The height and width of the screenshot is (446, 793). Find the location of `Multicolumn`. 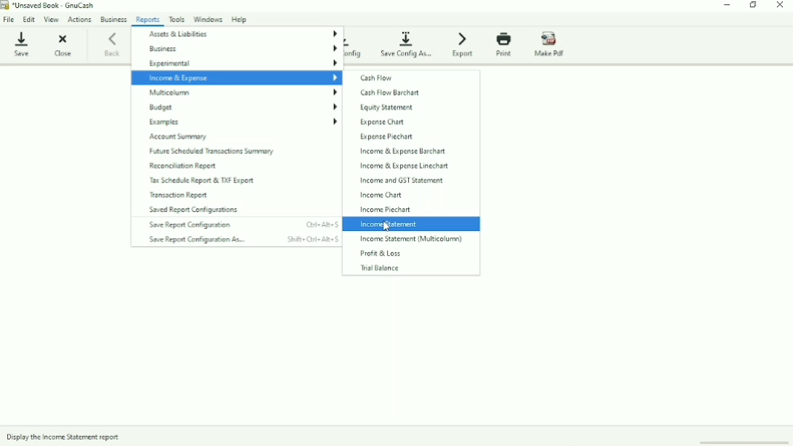

Multicolumn is located at coordinates (243, 93).